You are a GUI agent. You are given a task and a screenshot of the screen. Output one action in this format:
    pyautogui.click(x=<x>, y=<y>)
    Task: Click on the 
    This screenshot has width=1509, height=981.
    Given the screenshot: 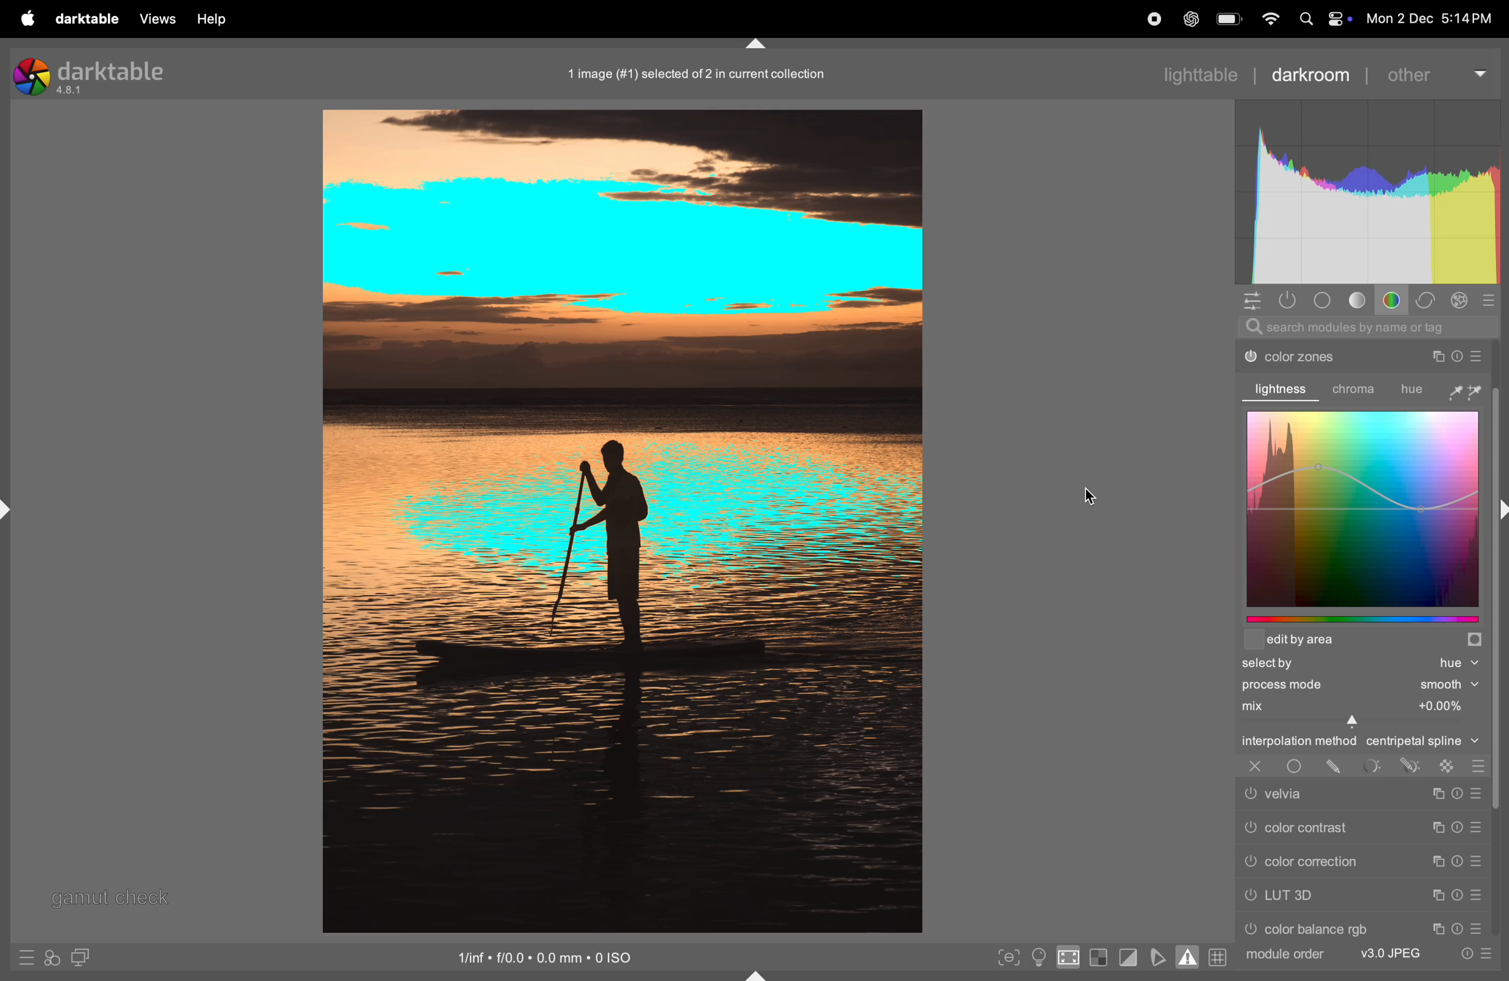 What is the action you would take?
    pyautogui.click(x=1499, y=640)
    